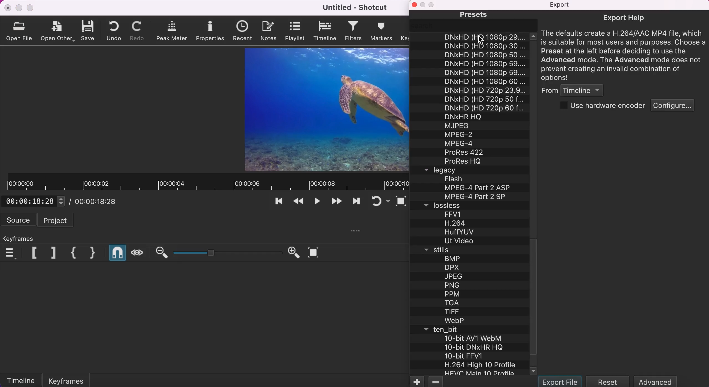  Describe the element at coordinates (292, 253) in the screenshot. I see `zoom in` at that location.